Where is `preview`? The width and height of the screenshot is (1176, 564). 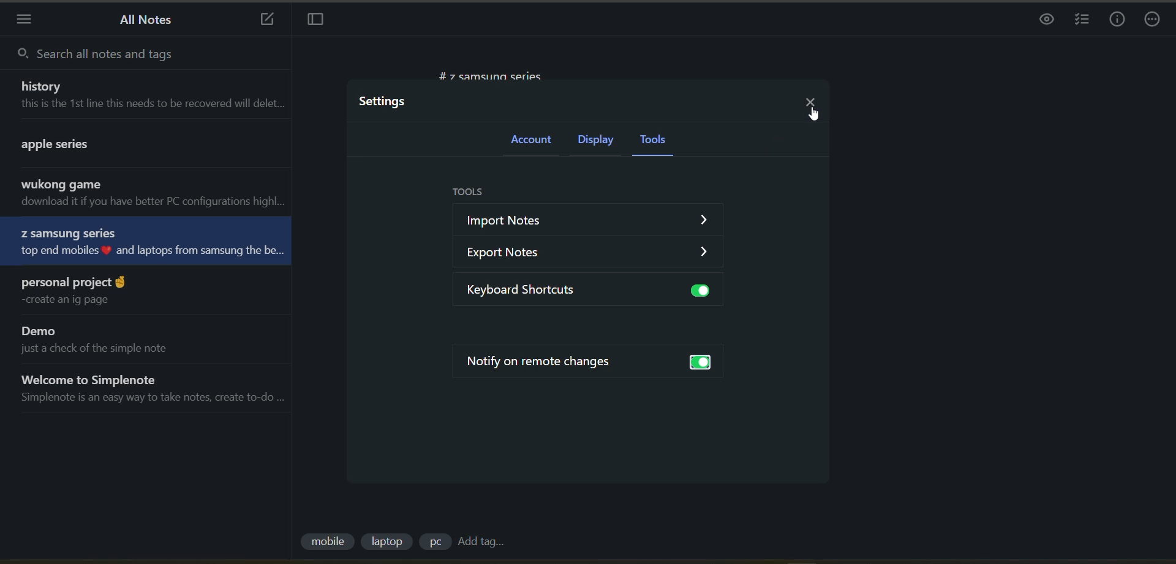
preview is located at coordinates (1043, 22).